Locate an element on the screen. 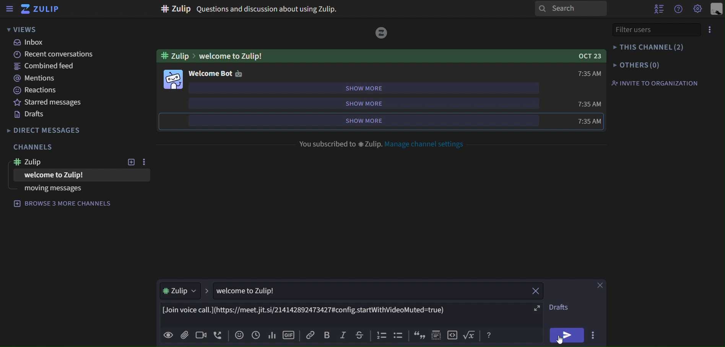  this channel is located at coordinates (648, 47).